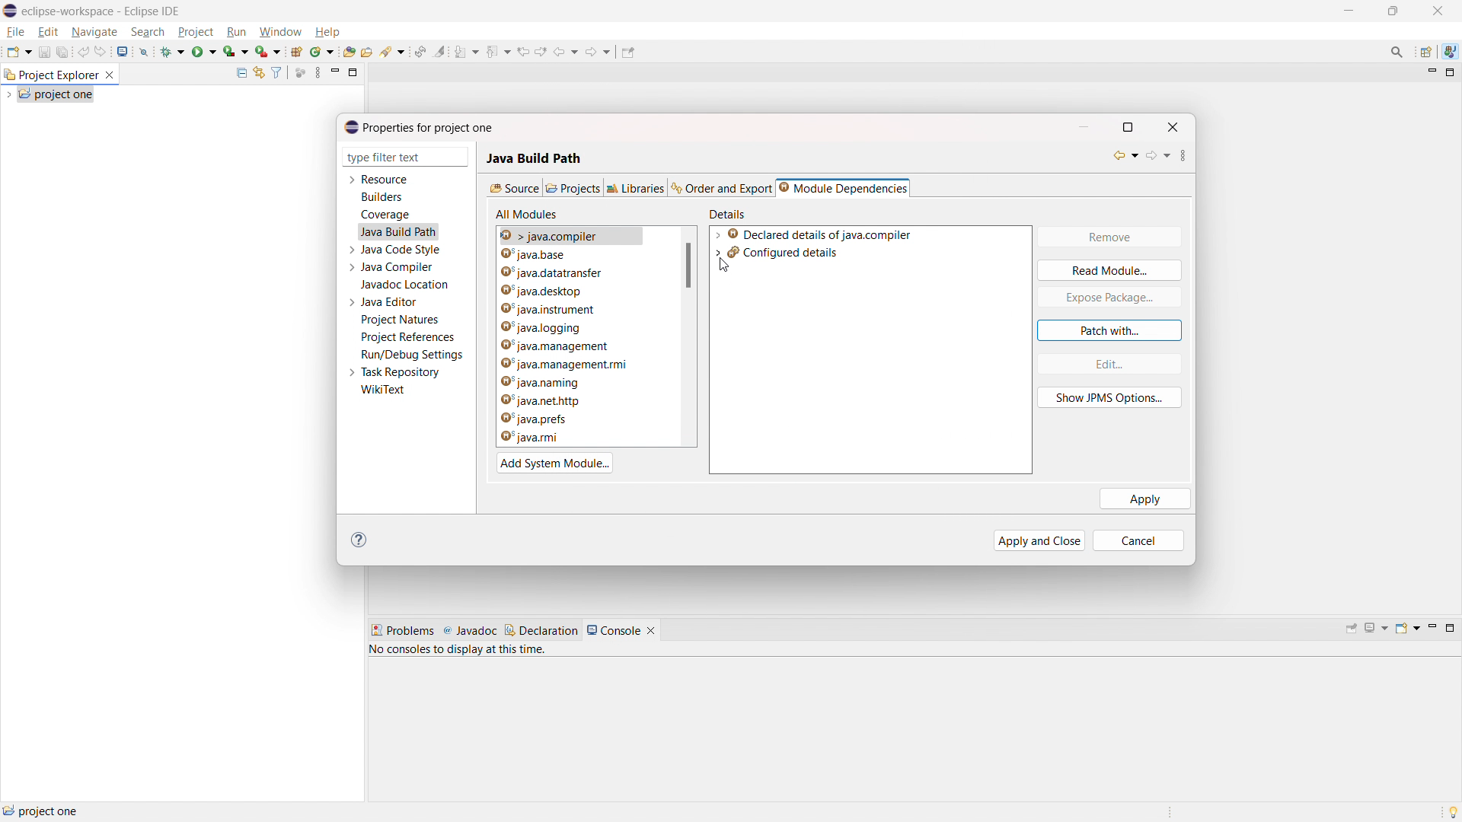  Describe the element at coordinates (384, 390) in the screenshot. I see `wikitext` at that location.